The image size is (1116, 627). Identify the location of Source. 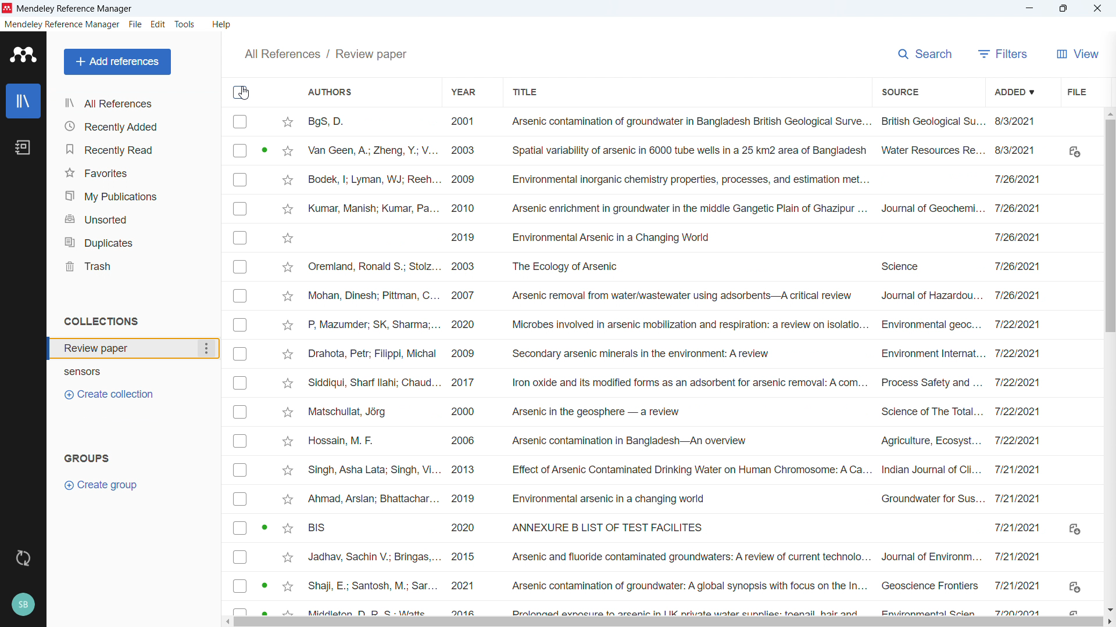
(901, 91).